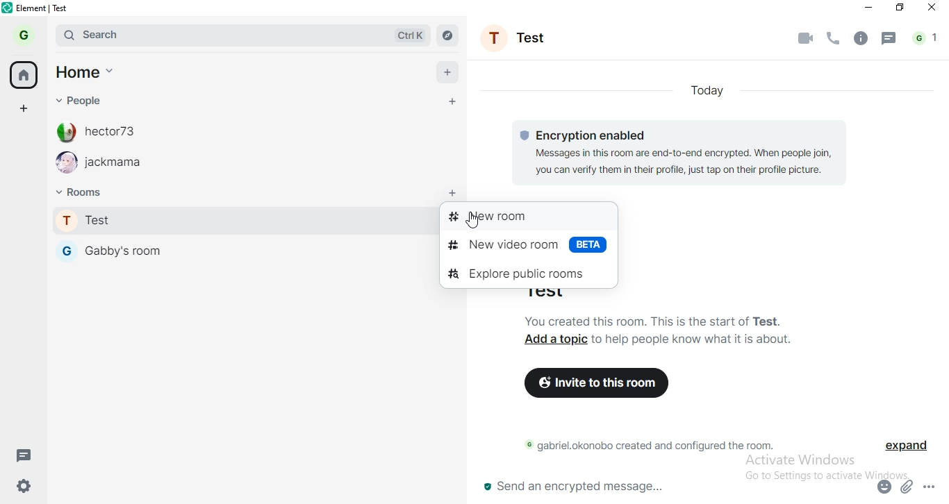  What do you see at coordinates (447, 72) in the screenshot?
I see `add` at bounding box center [447, 72].